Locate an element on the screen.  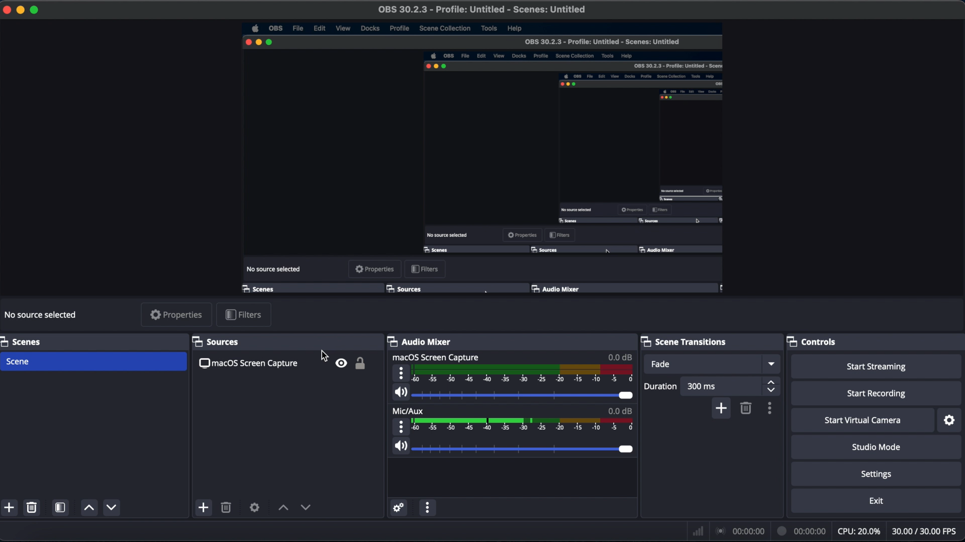
move scene down is located at coordinates (111, 507).